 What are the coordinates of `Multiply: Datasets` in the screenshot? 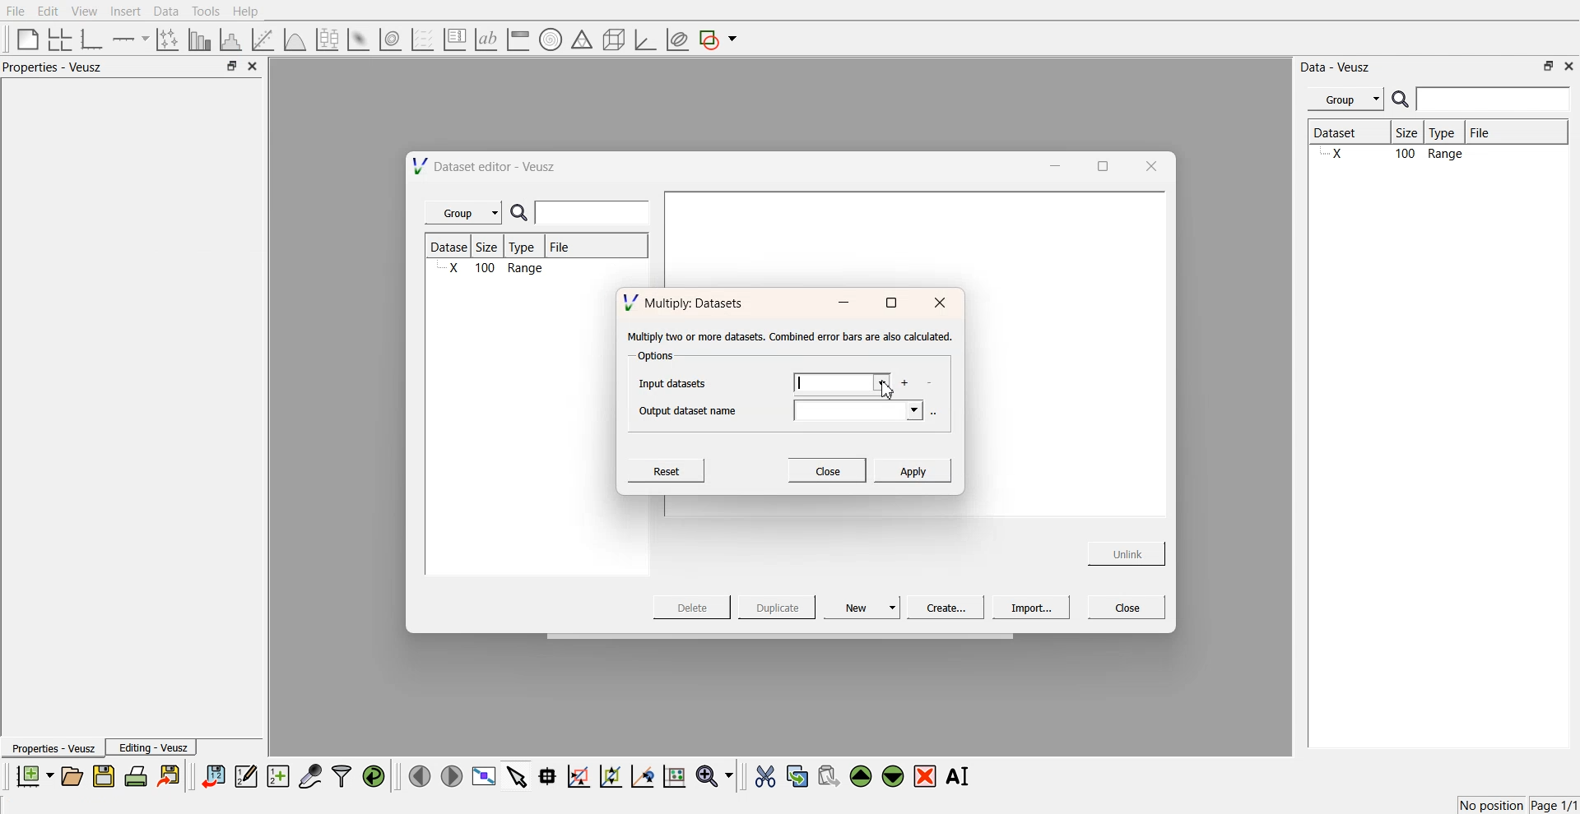 It's located at (685, 301).